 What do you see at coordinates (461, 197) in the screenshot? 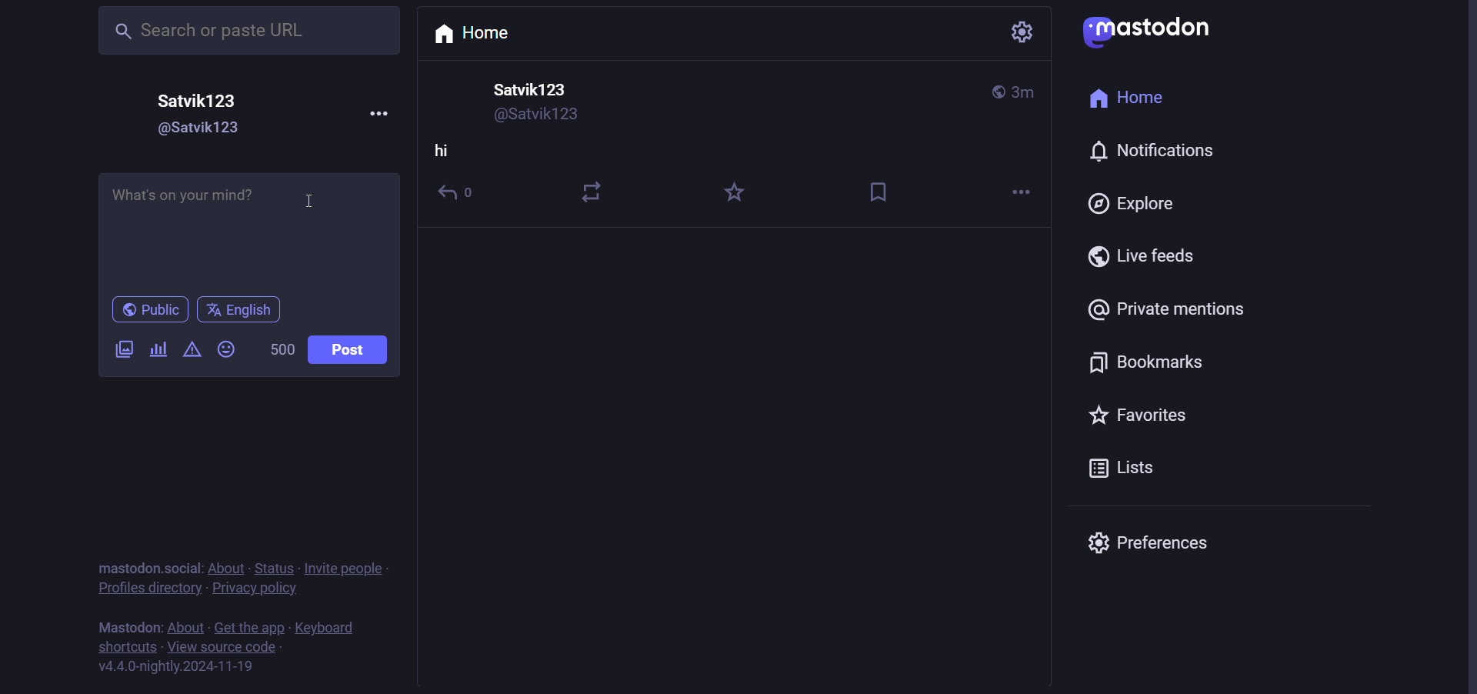
I see `reply` at bounding box center [461, 197].